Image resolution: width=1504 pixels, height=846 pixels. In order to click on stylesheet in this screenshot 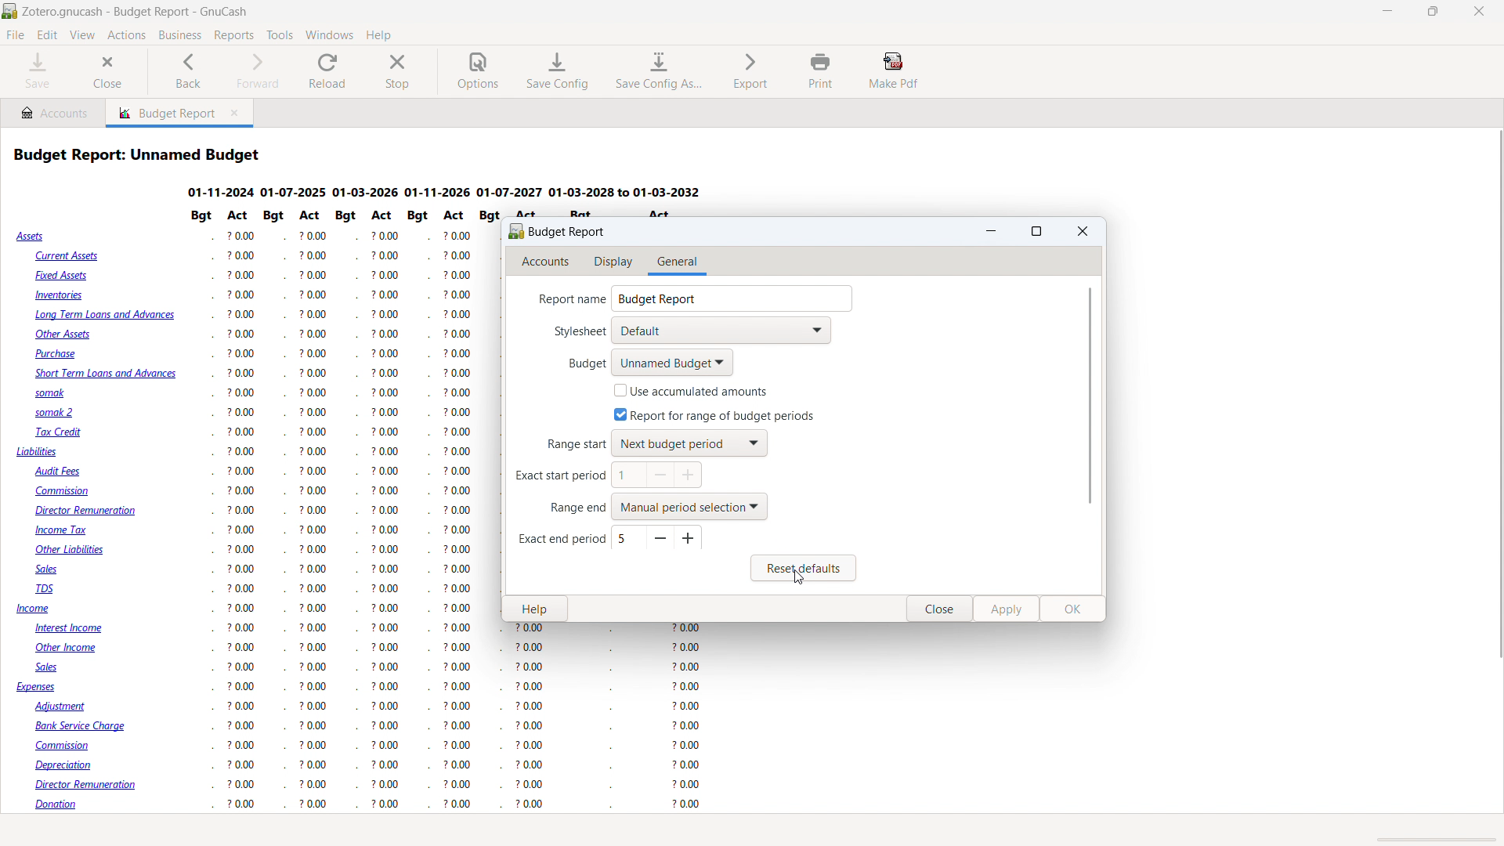, I will do `click(721, 331)`.